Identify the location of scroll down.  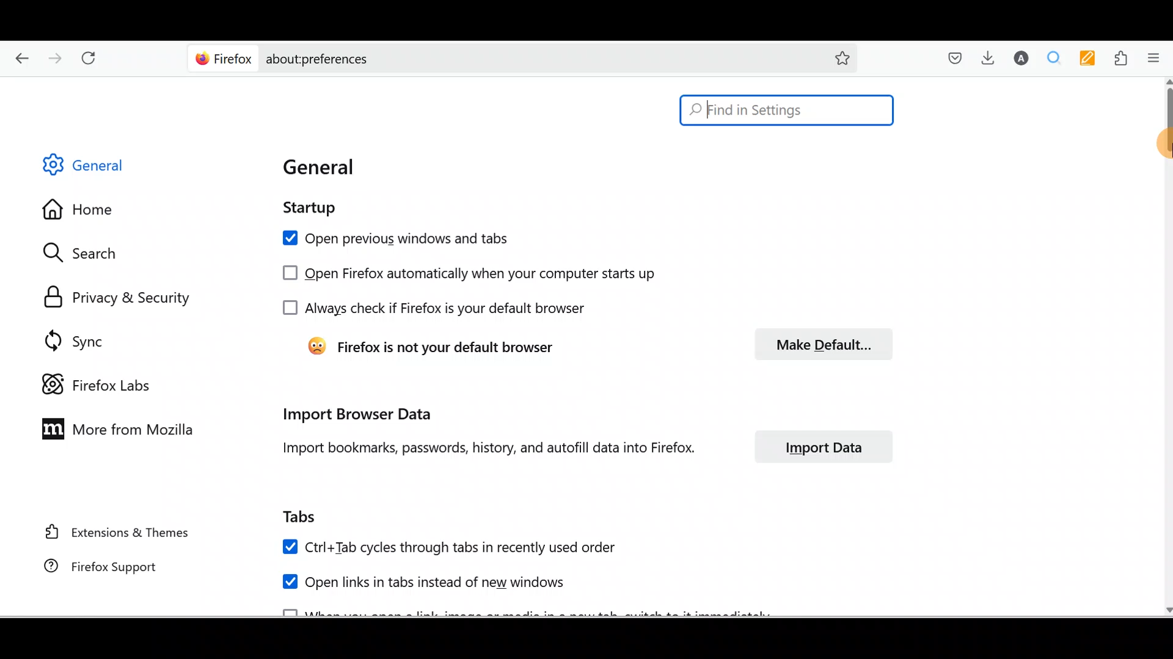
(1166, 608).